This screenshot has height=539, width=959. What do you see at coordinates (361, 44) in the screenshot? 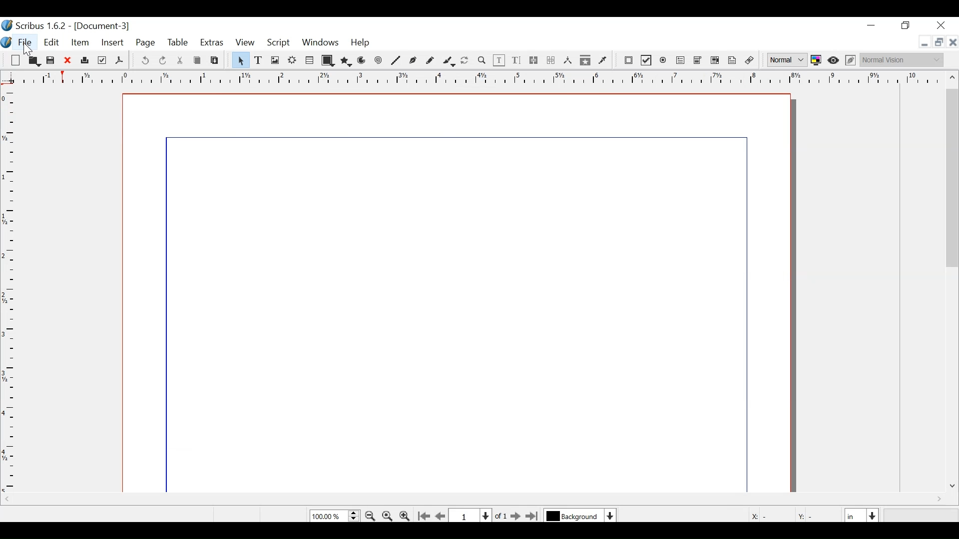
I see `Help` at bounding box center [361, 44].